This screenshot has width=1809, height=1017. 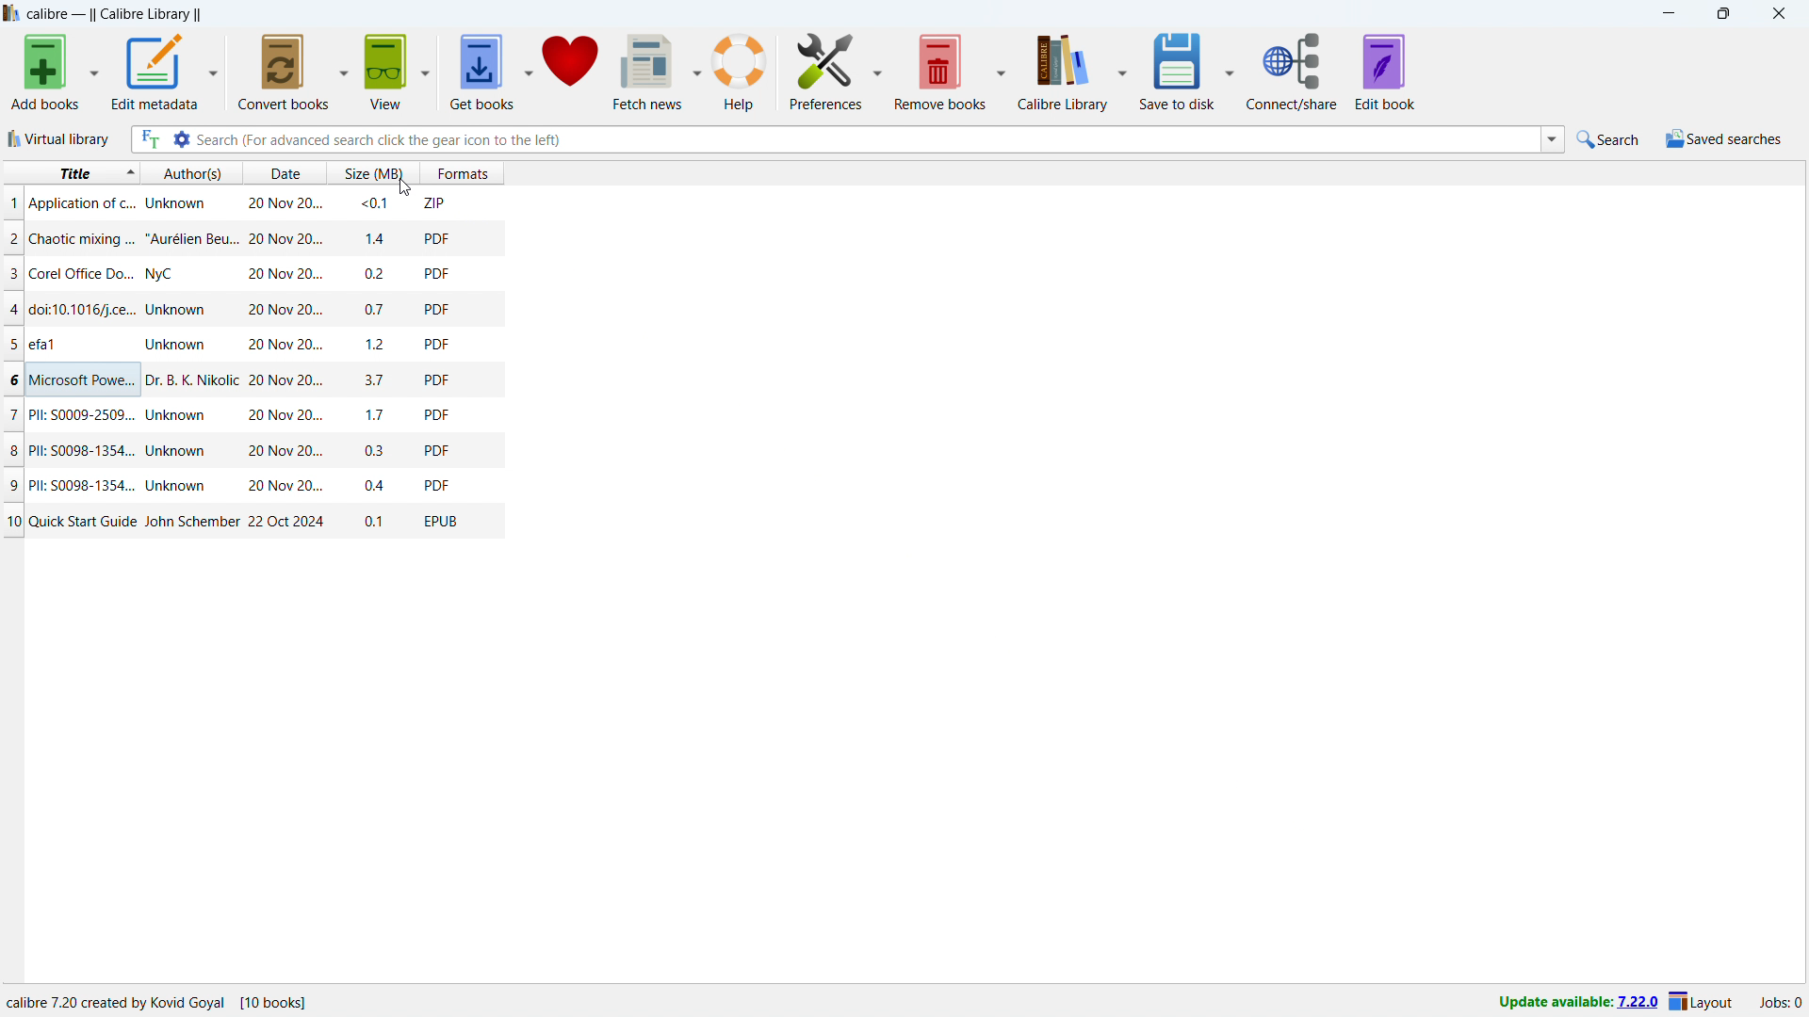 I want to click on size, so click(x=376, y=344).